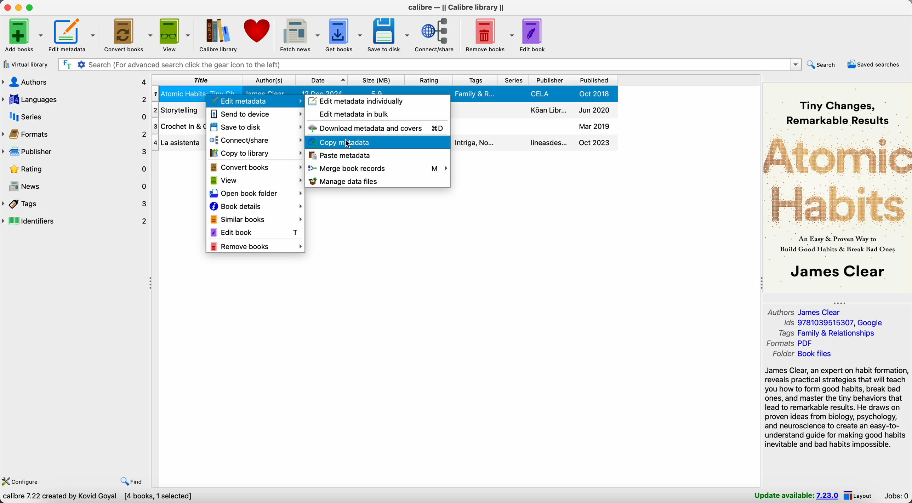  Describe the element at coordinates (75, 117) in the screenshot. I see `series` at that location.